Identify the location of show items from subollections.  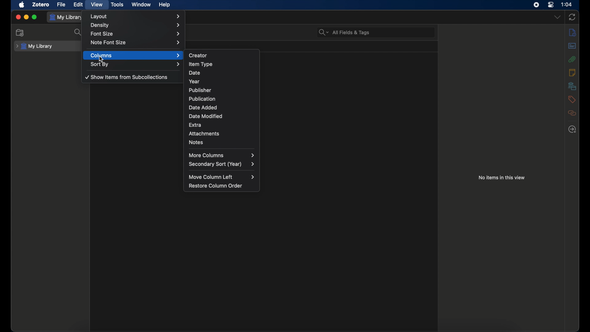
(127, 77).